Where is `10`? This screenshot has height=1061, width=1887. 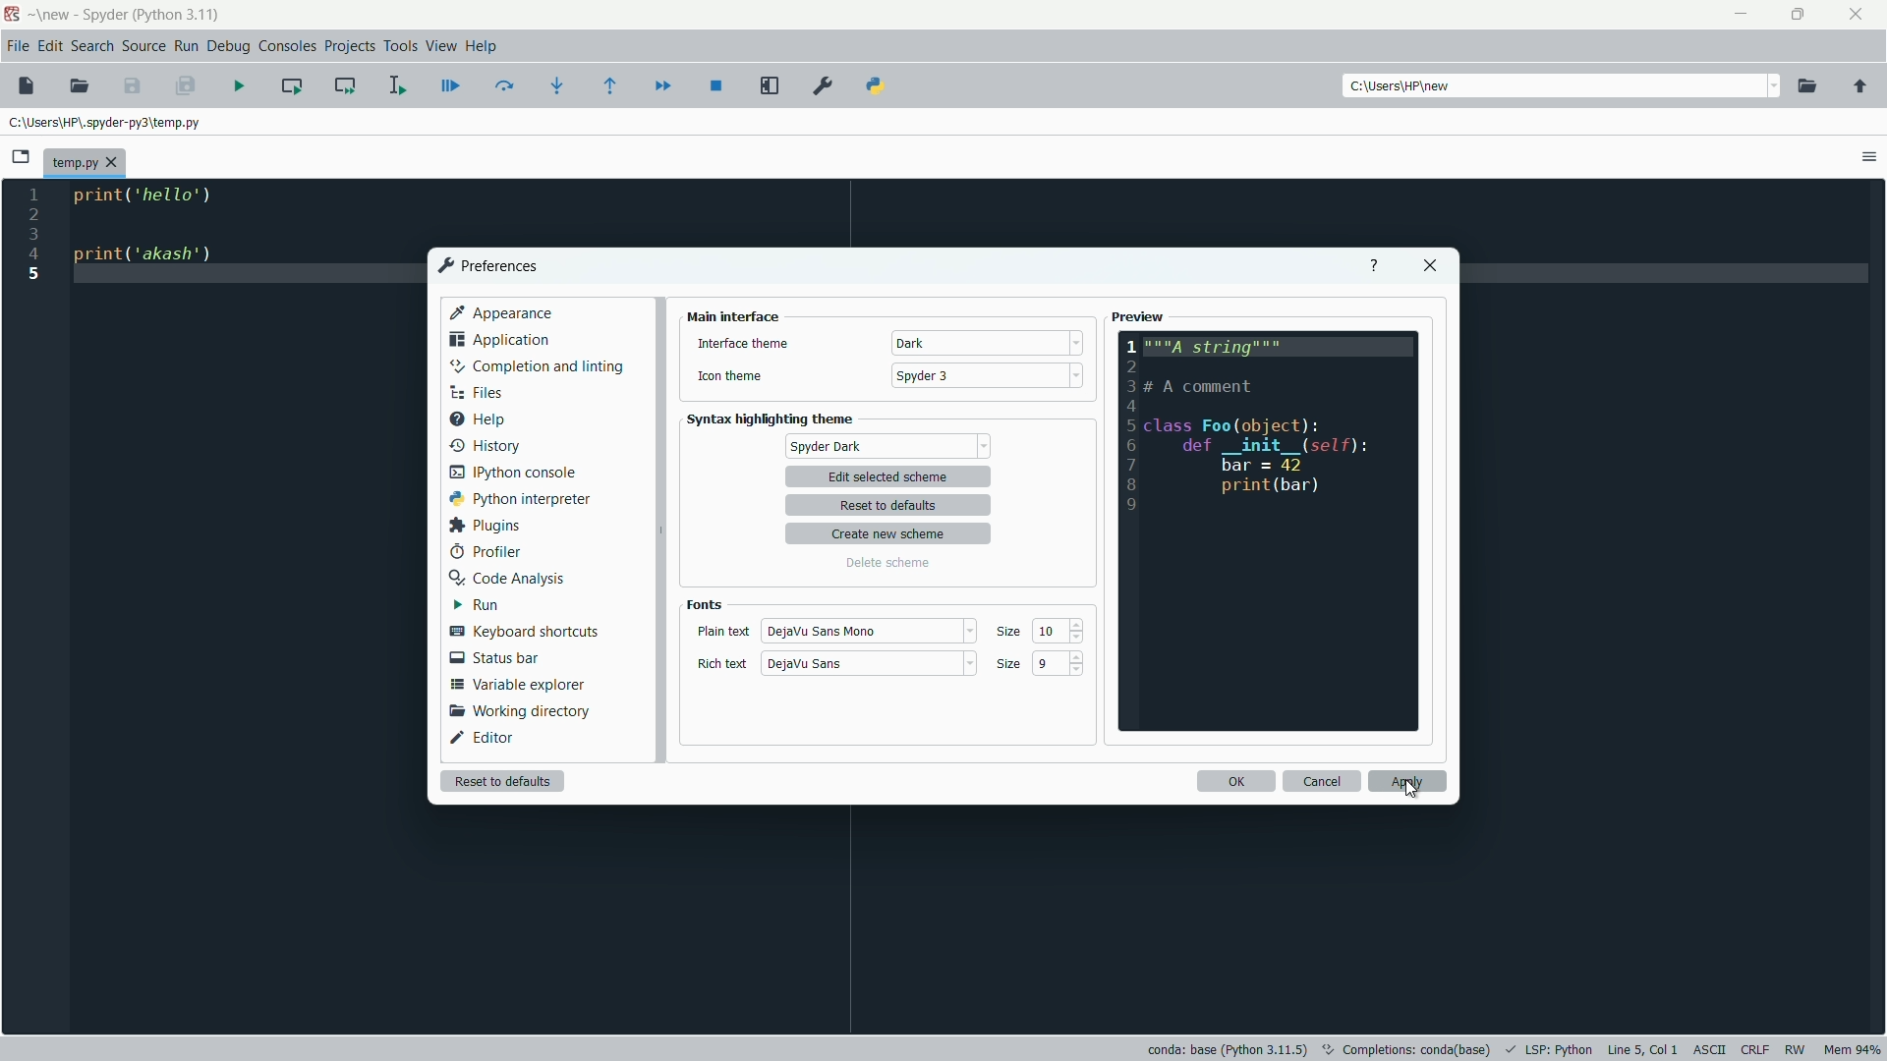
10 is located at coordinates (1051, 632).